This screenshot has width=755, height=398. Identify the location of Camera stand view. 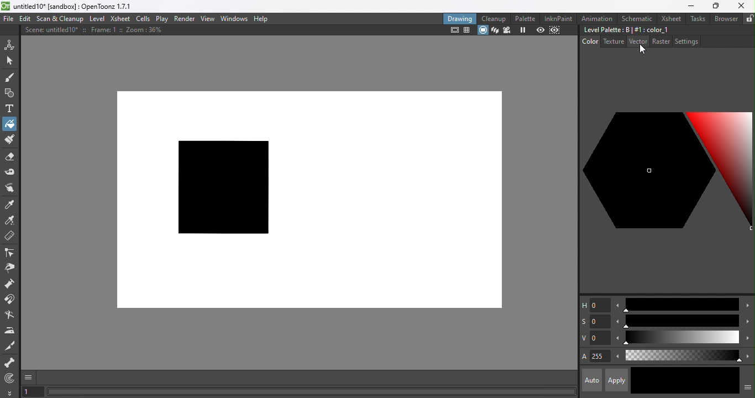
(483, 30).